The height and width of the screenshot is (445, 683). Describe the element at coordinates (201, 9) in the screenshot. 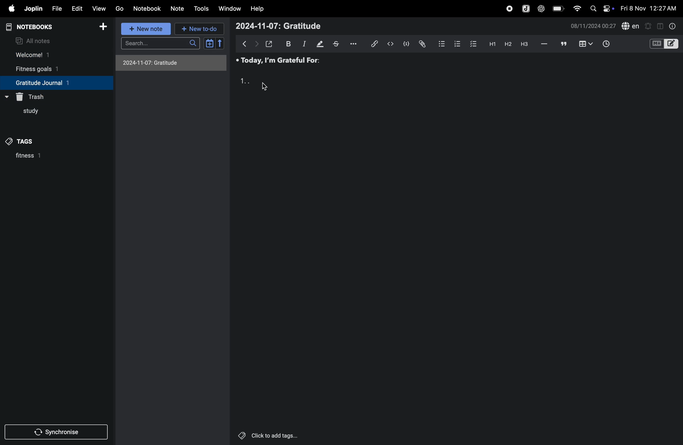

I see `tools` at that location.